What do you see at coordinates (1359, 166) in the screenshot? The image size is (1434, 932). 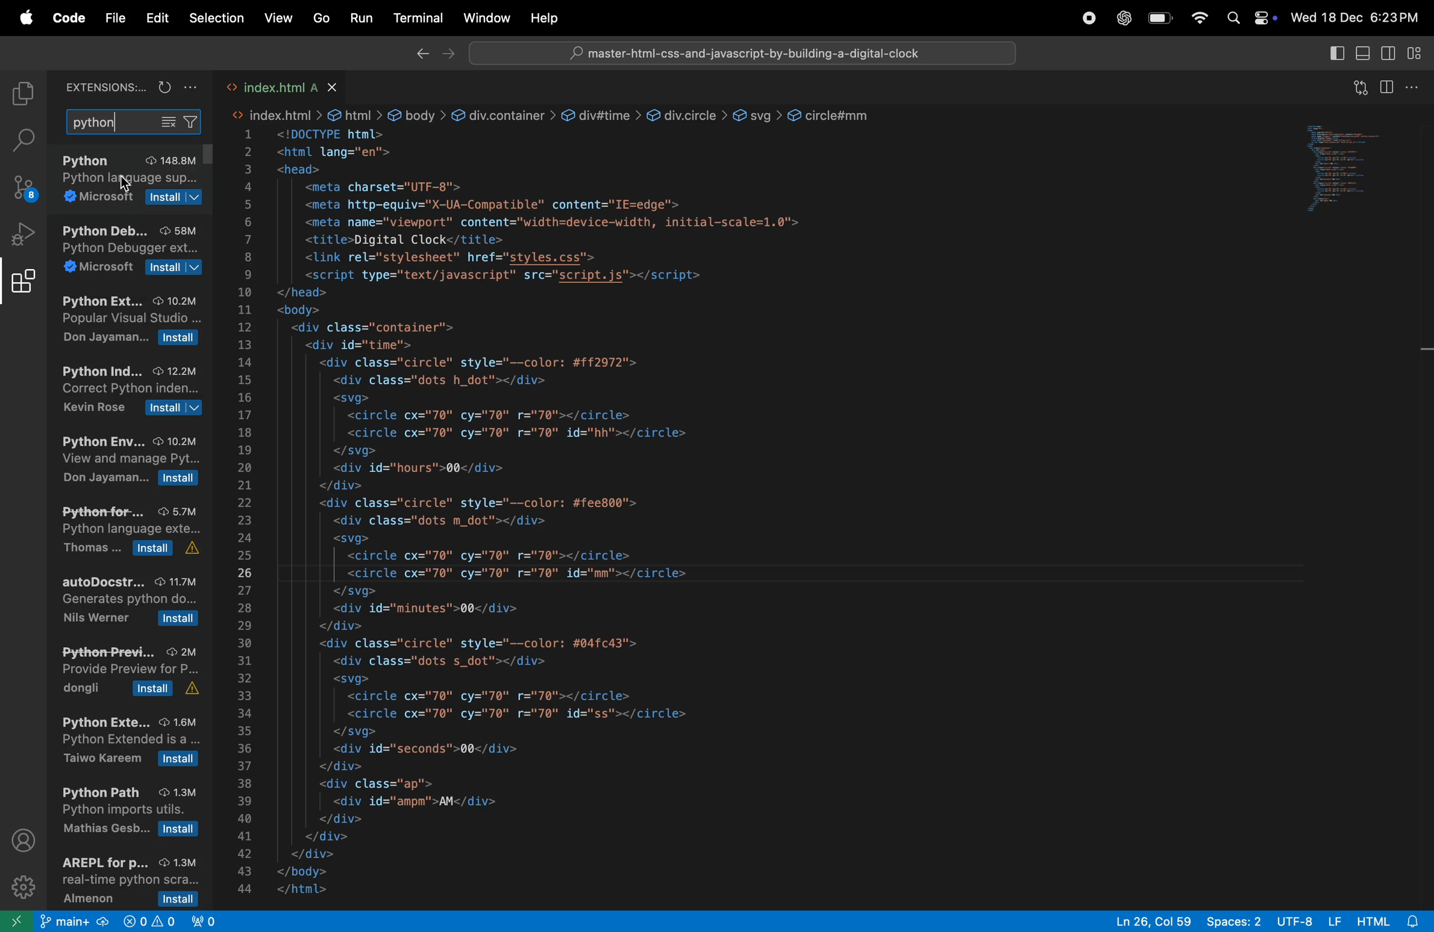 I see `code window` at bounding box center [1359, 166].